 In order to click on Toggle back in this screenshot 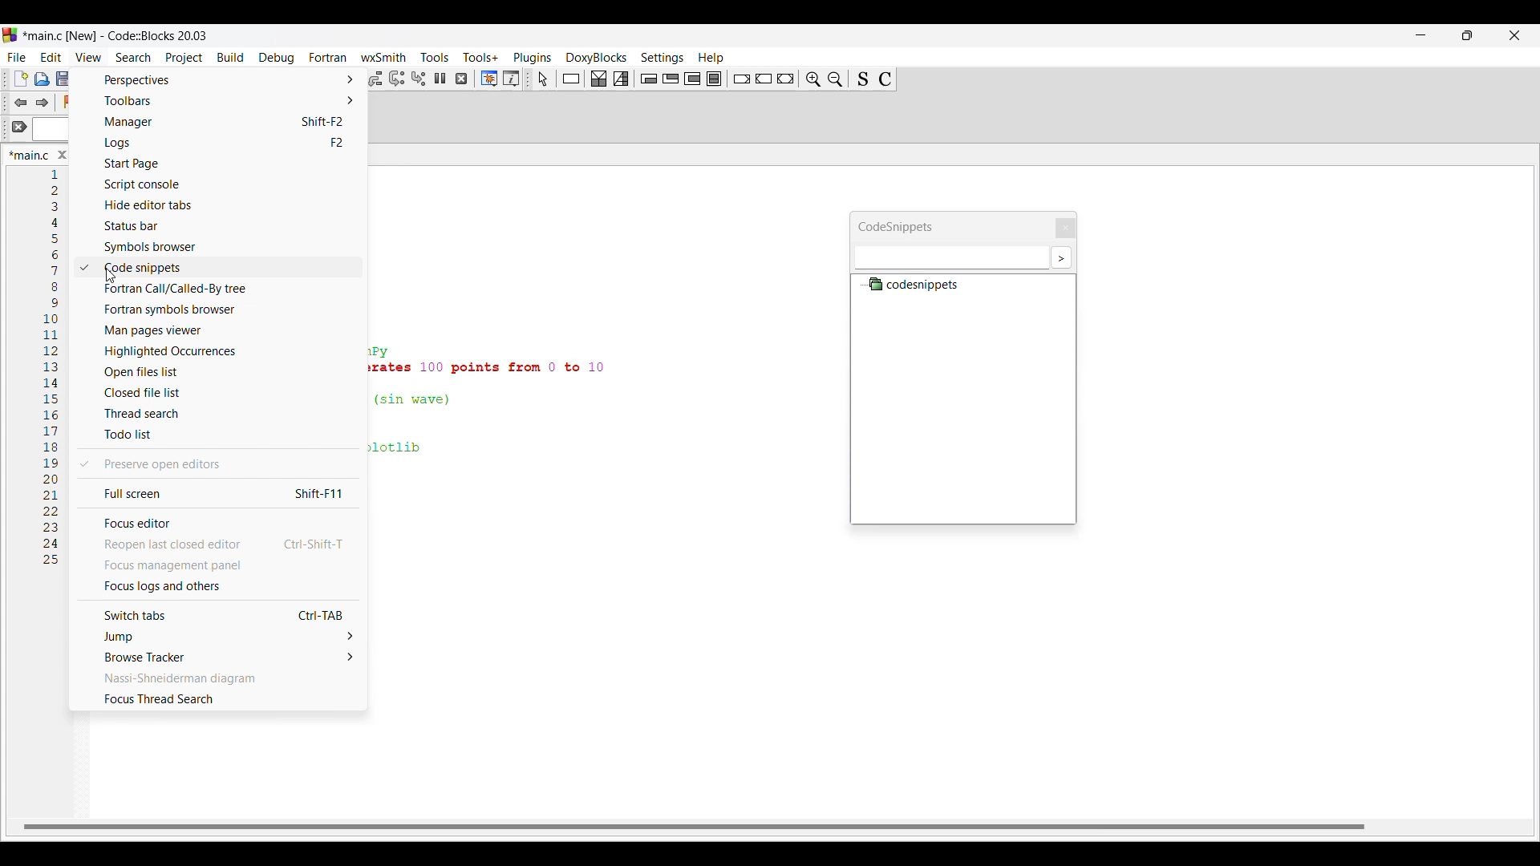, I will do `click(21, 103)`.